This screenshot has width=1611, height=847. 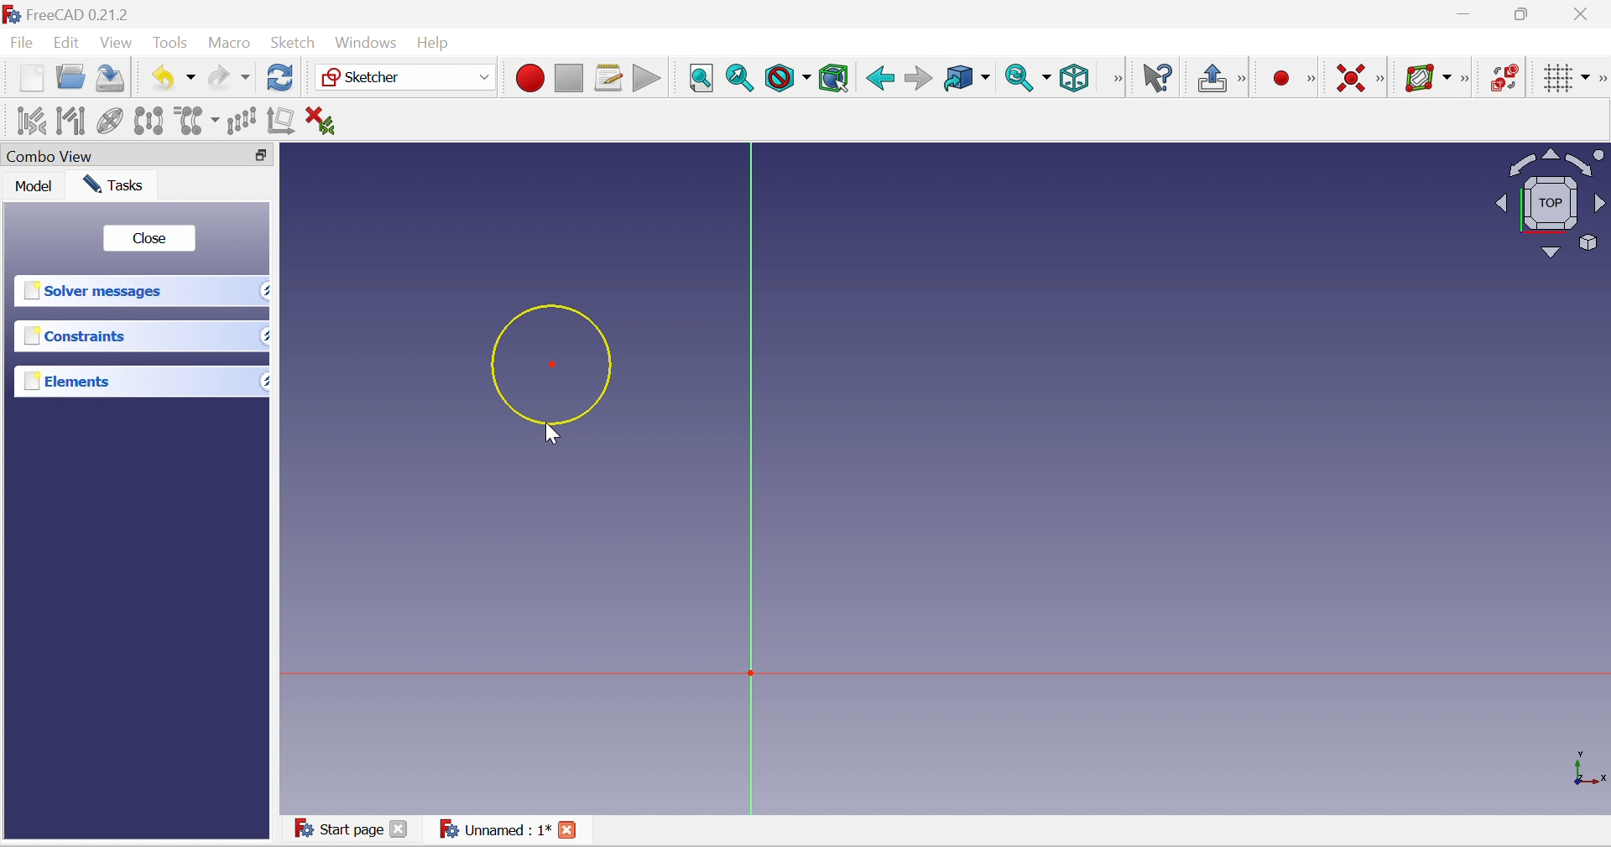 I want to click on Toggle grid, so click(x=1558, y=78).